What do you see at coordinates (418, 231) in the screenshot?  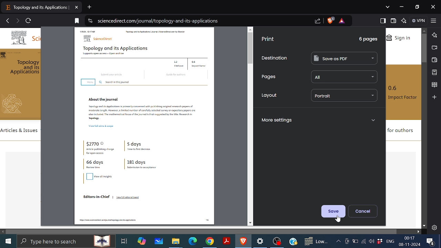 I see `Move right` at bounding box center [418, 231].